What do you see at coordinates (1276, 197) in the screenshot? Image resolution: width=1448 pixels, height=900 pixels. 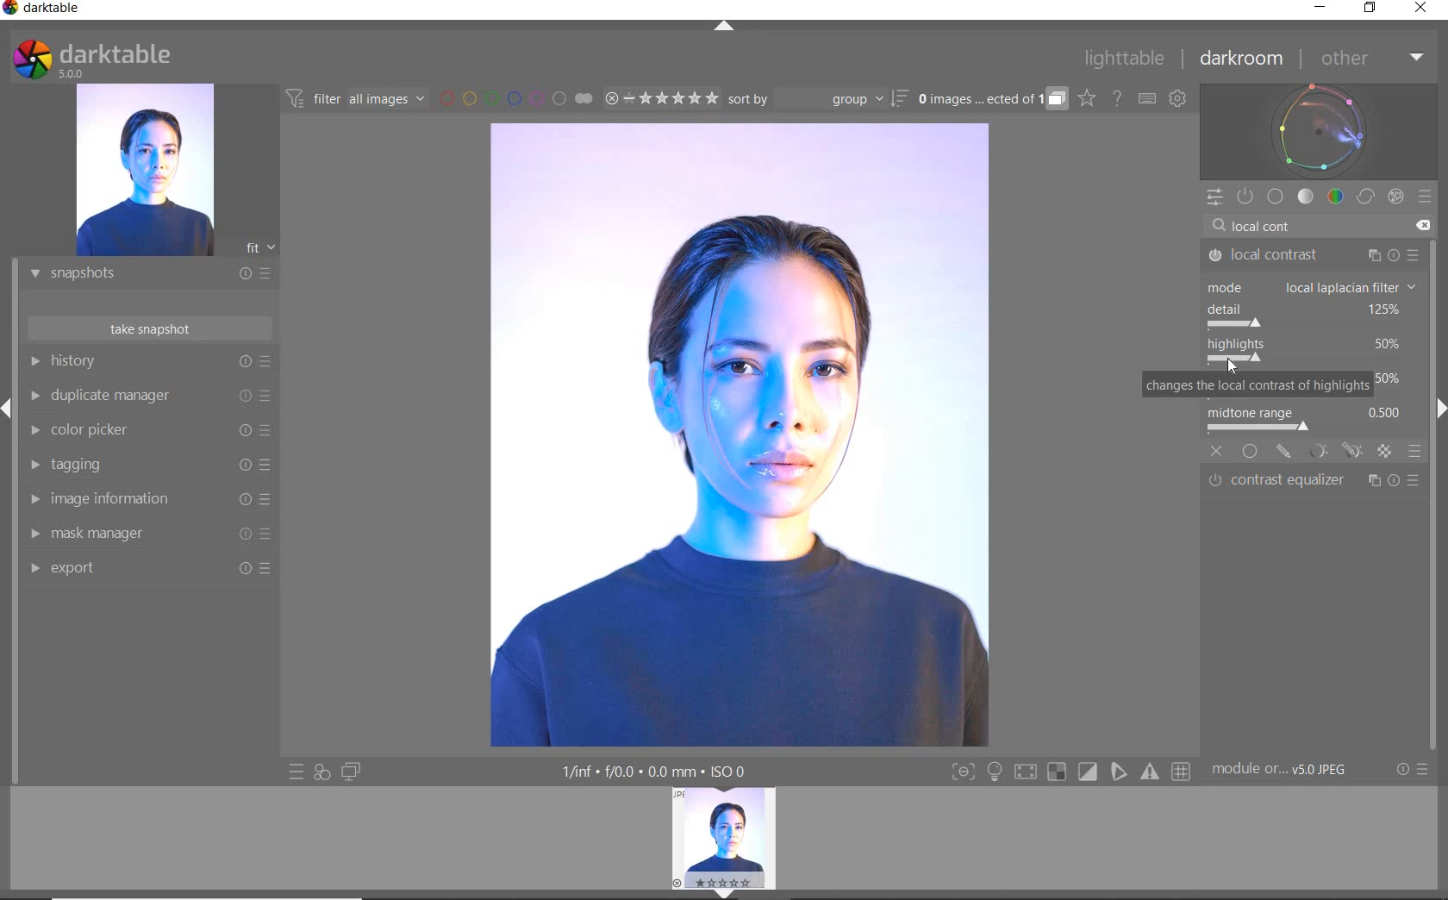 I see `BASE` at bounding box center [1276, 197].